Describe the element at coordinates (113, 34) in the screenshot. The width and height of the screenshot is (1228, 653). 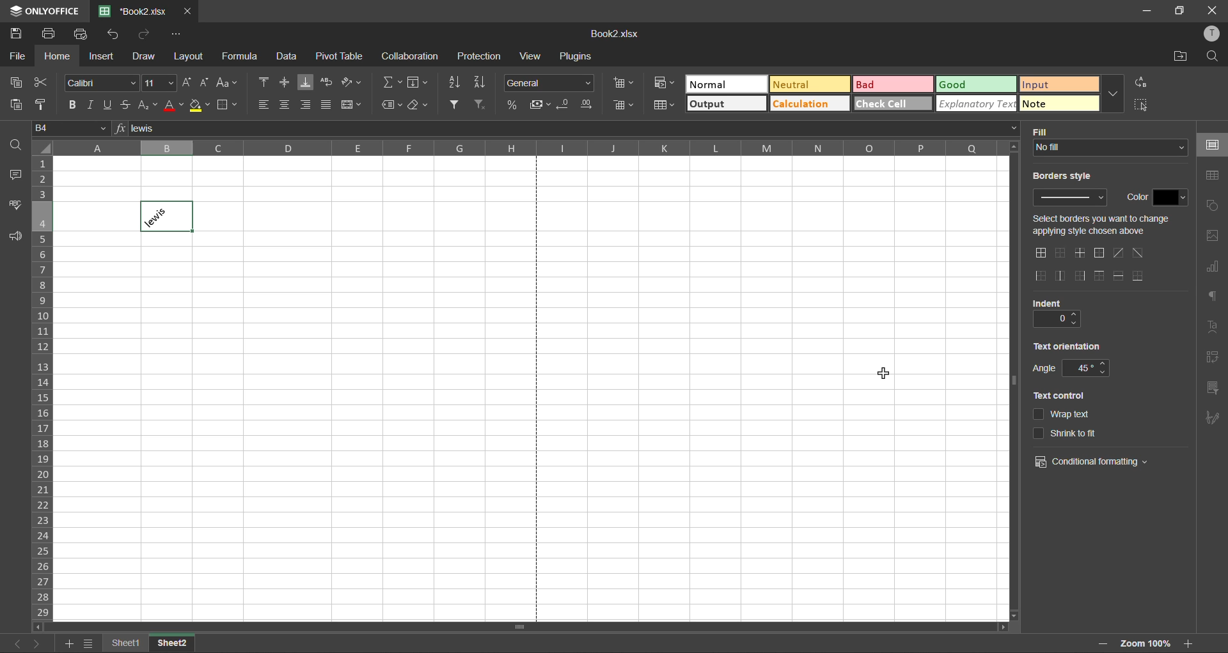
I see `undo` at that location.